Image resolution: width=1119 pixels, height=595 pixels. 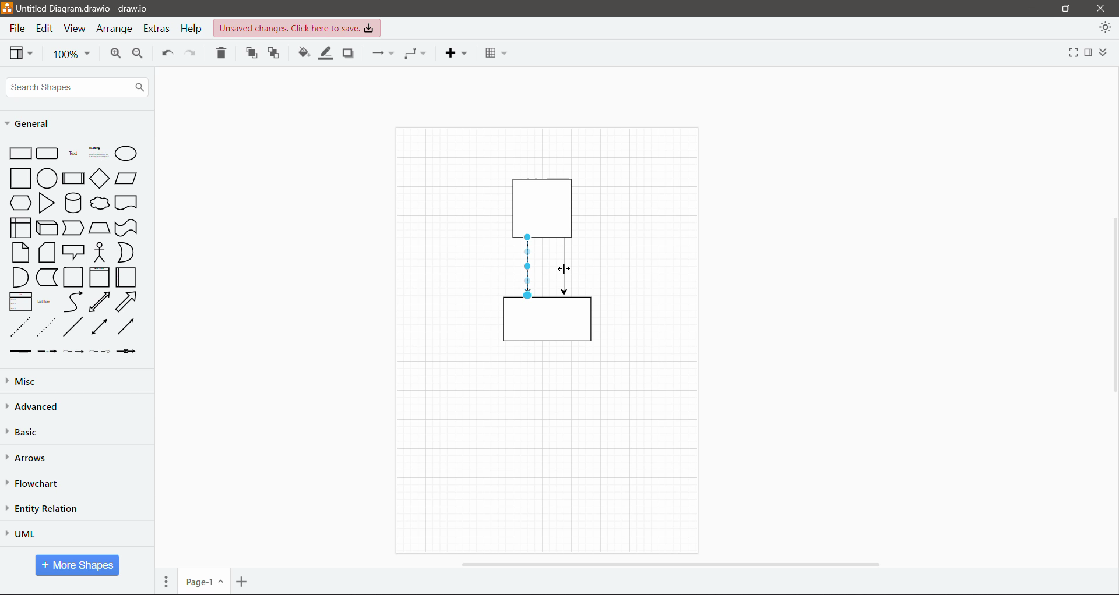 I want to click on Container, so click(x=99, y=277).